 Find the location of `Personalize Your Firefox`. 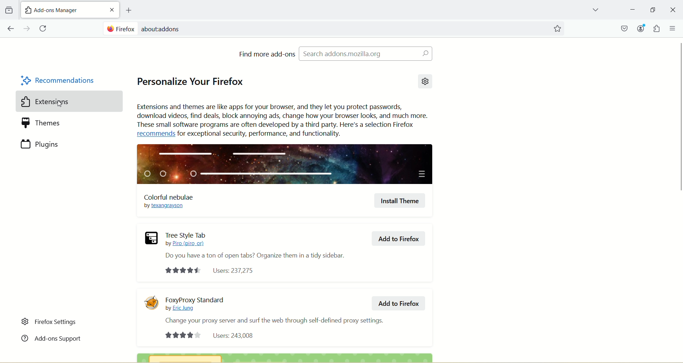

Personalize Your Firefox is located at coordinates (190, 79).